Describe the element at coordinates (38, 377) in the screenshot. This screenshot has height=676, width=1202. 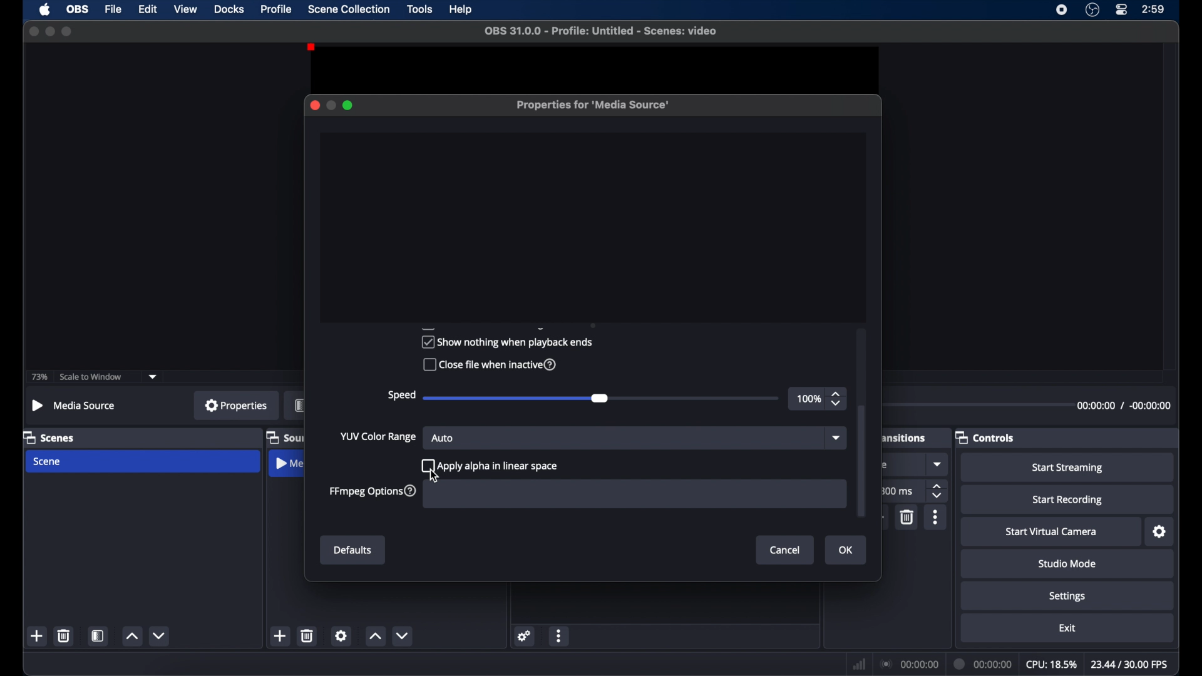
I see `73%` at that location.